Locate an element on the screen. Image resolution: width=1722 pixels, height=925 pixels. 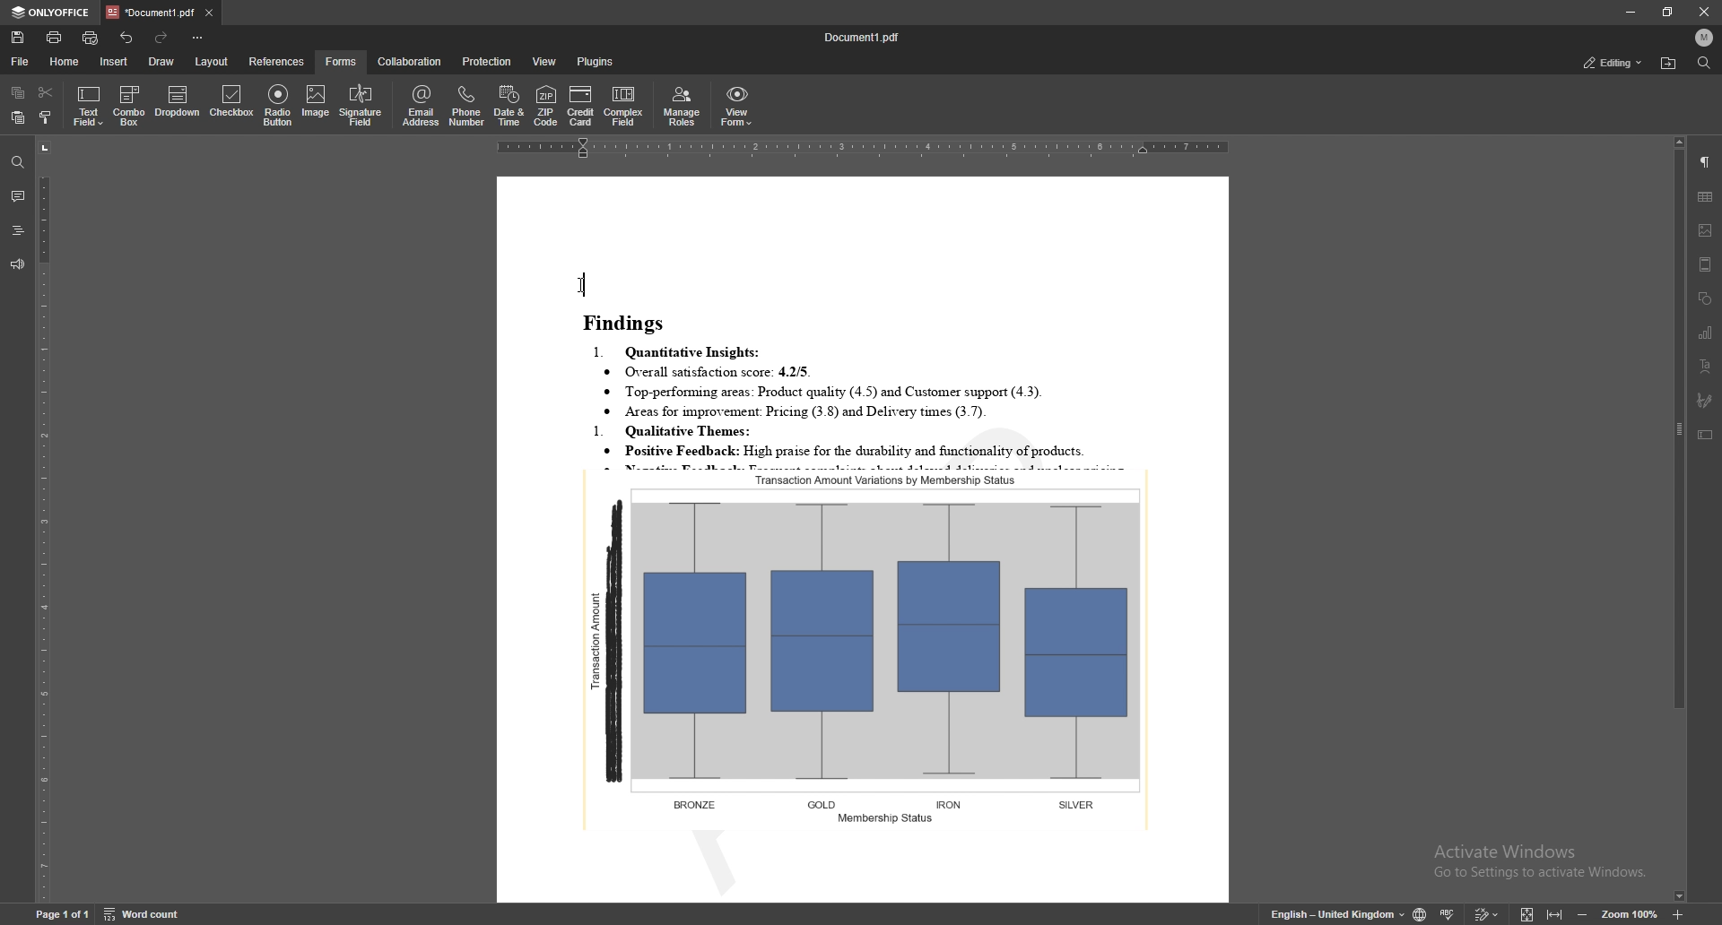
find is located at coordinates (16, 163).